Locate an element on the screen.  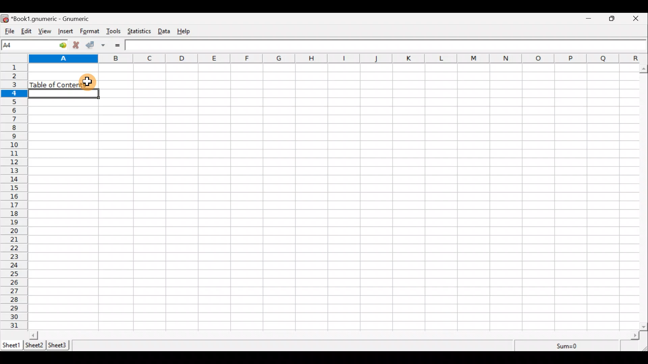
Minimize is located at coordinates (589, 19).